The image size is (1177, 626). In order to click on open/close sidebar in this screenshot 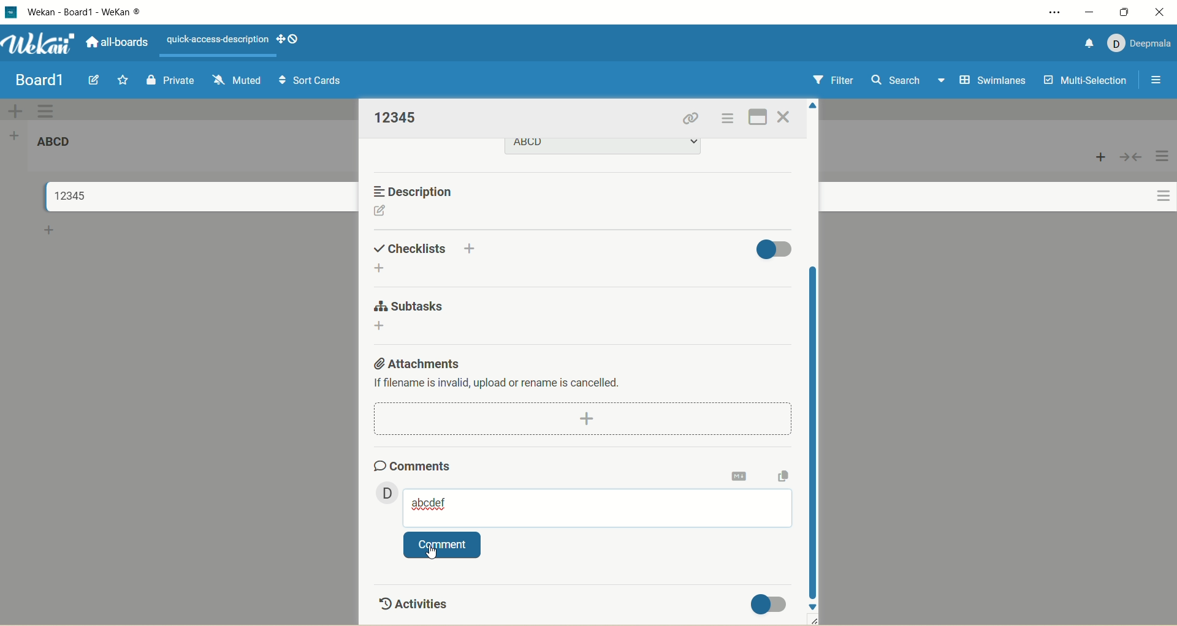, I will do `click(1154, 81)`.